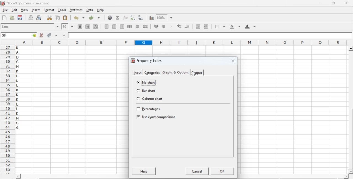  I want to click on insert, so click(35, 10).